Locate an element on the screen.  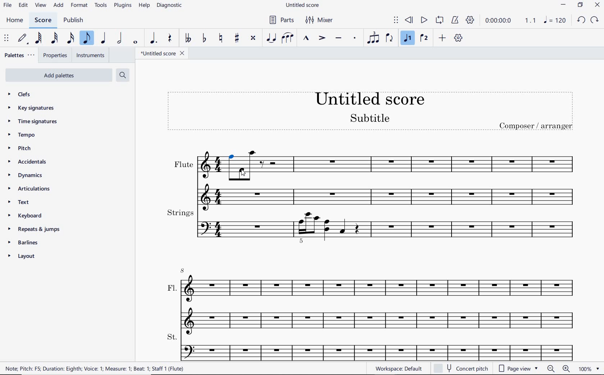
layout is located at coordinates (22, 257).